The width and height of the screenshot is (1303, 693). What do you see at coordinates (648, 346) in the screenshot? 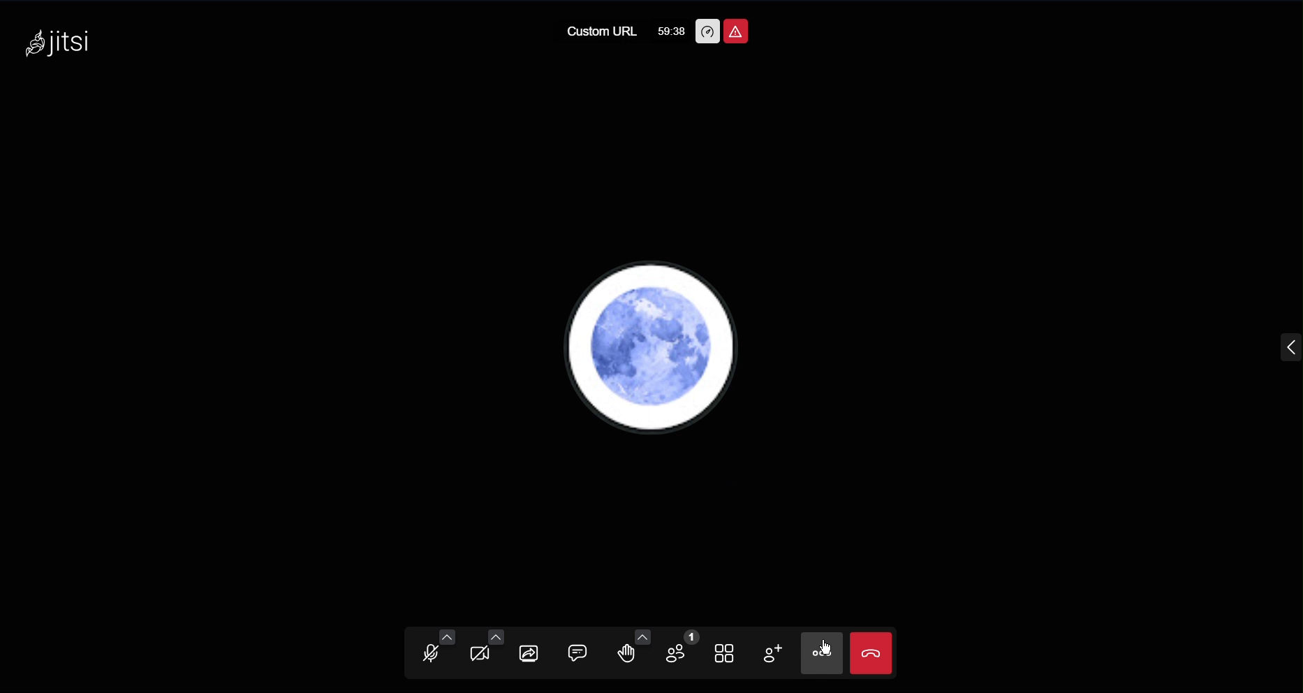
I see `Account Profile Picture` at bounding box center [648, 346].